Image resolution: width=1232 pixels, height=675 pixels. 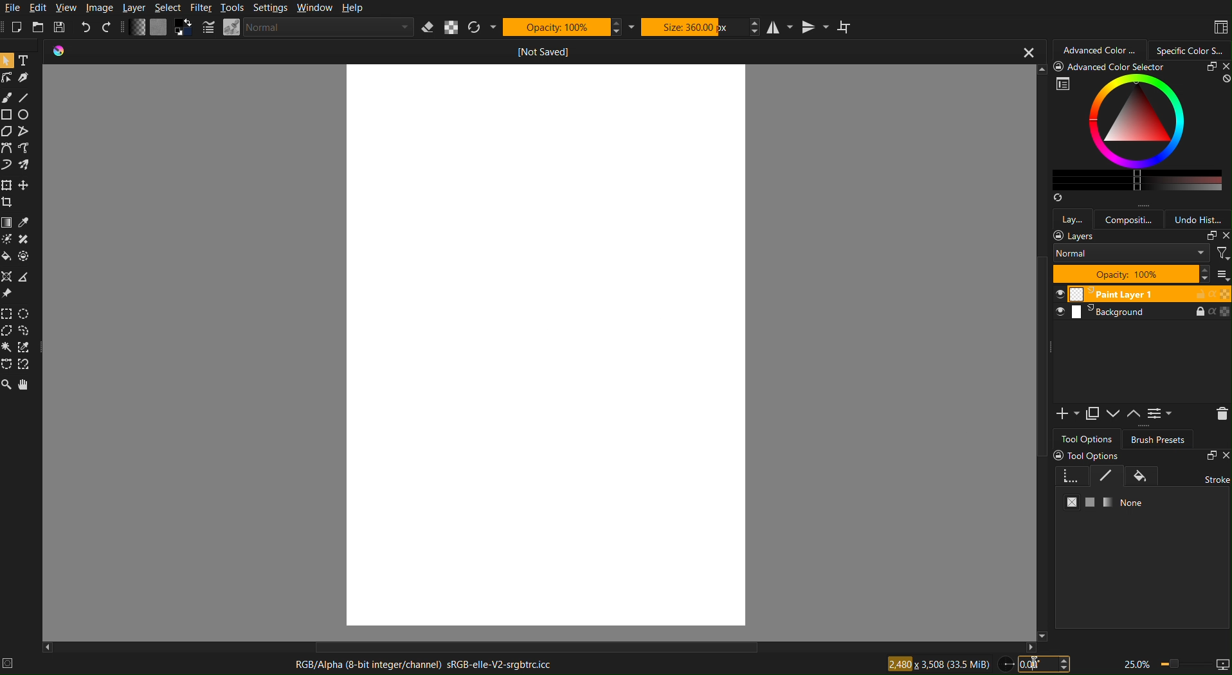 I want to click on Select, so click(x=168, y=8).